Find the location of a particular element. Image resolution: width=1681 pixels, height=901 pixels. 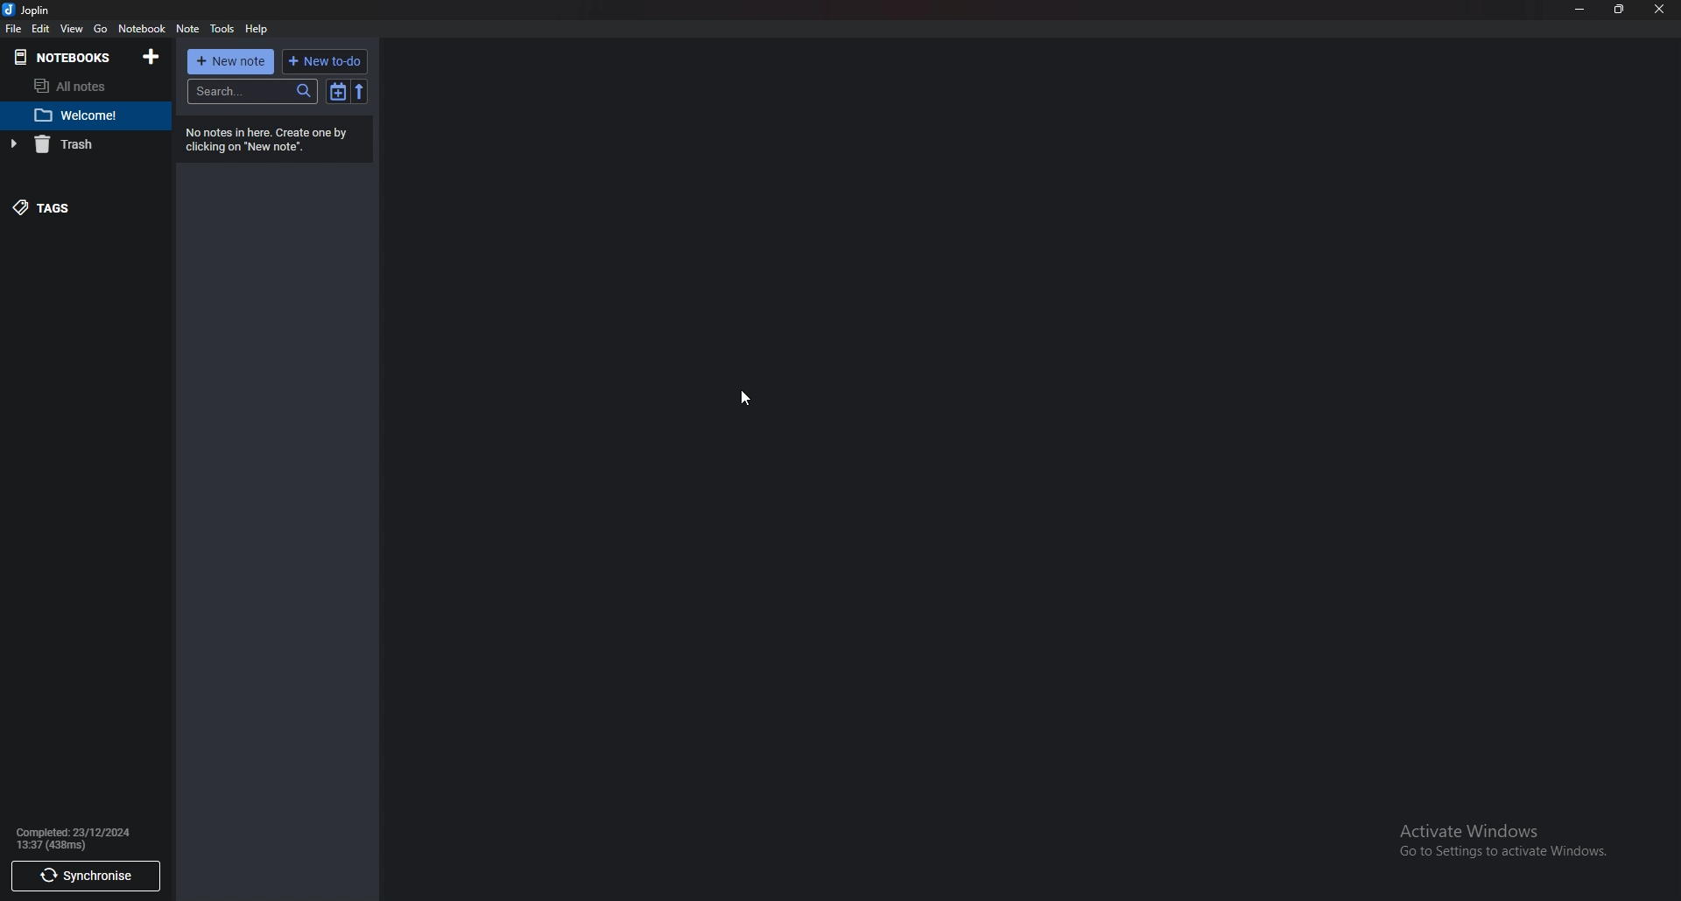

New to do is located at coordinates (324, 61).